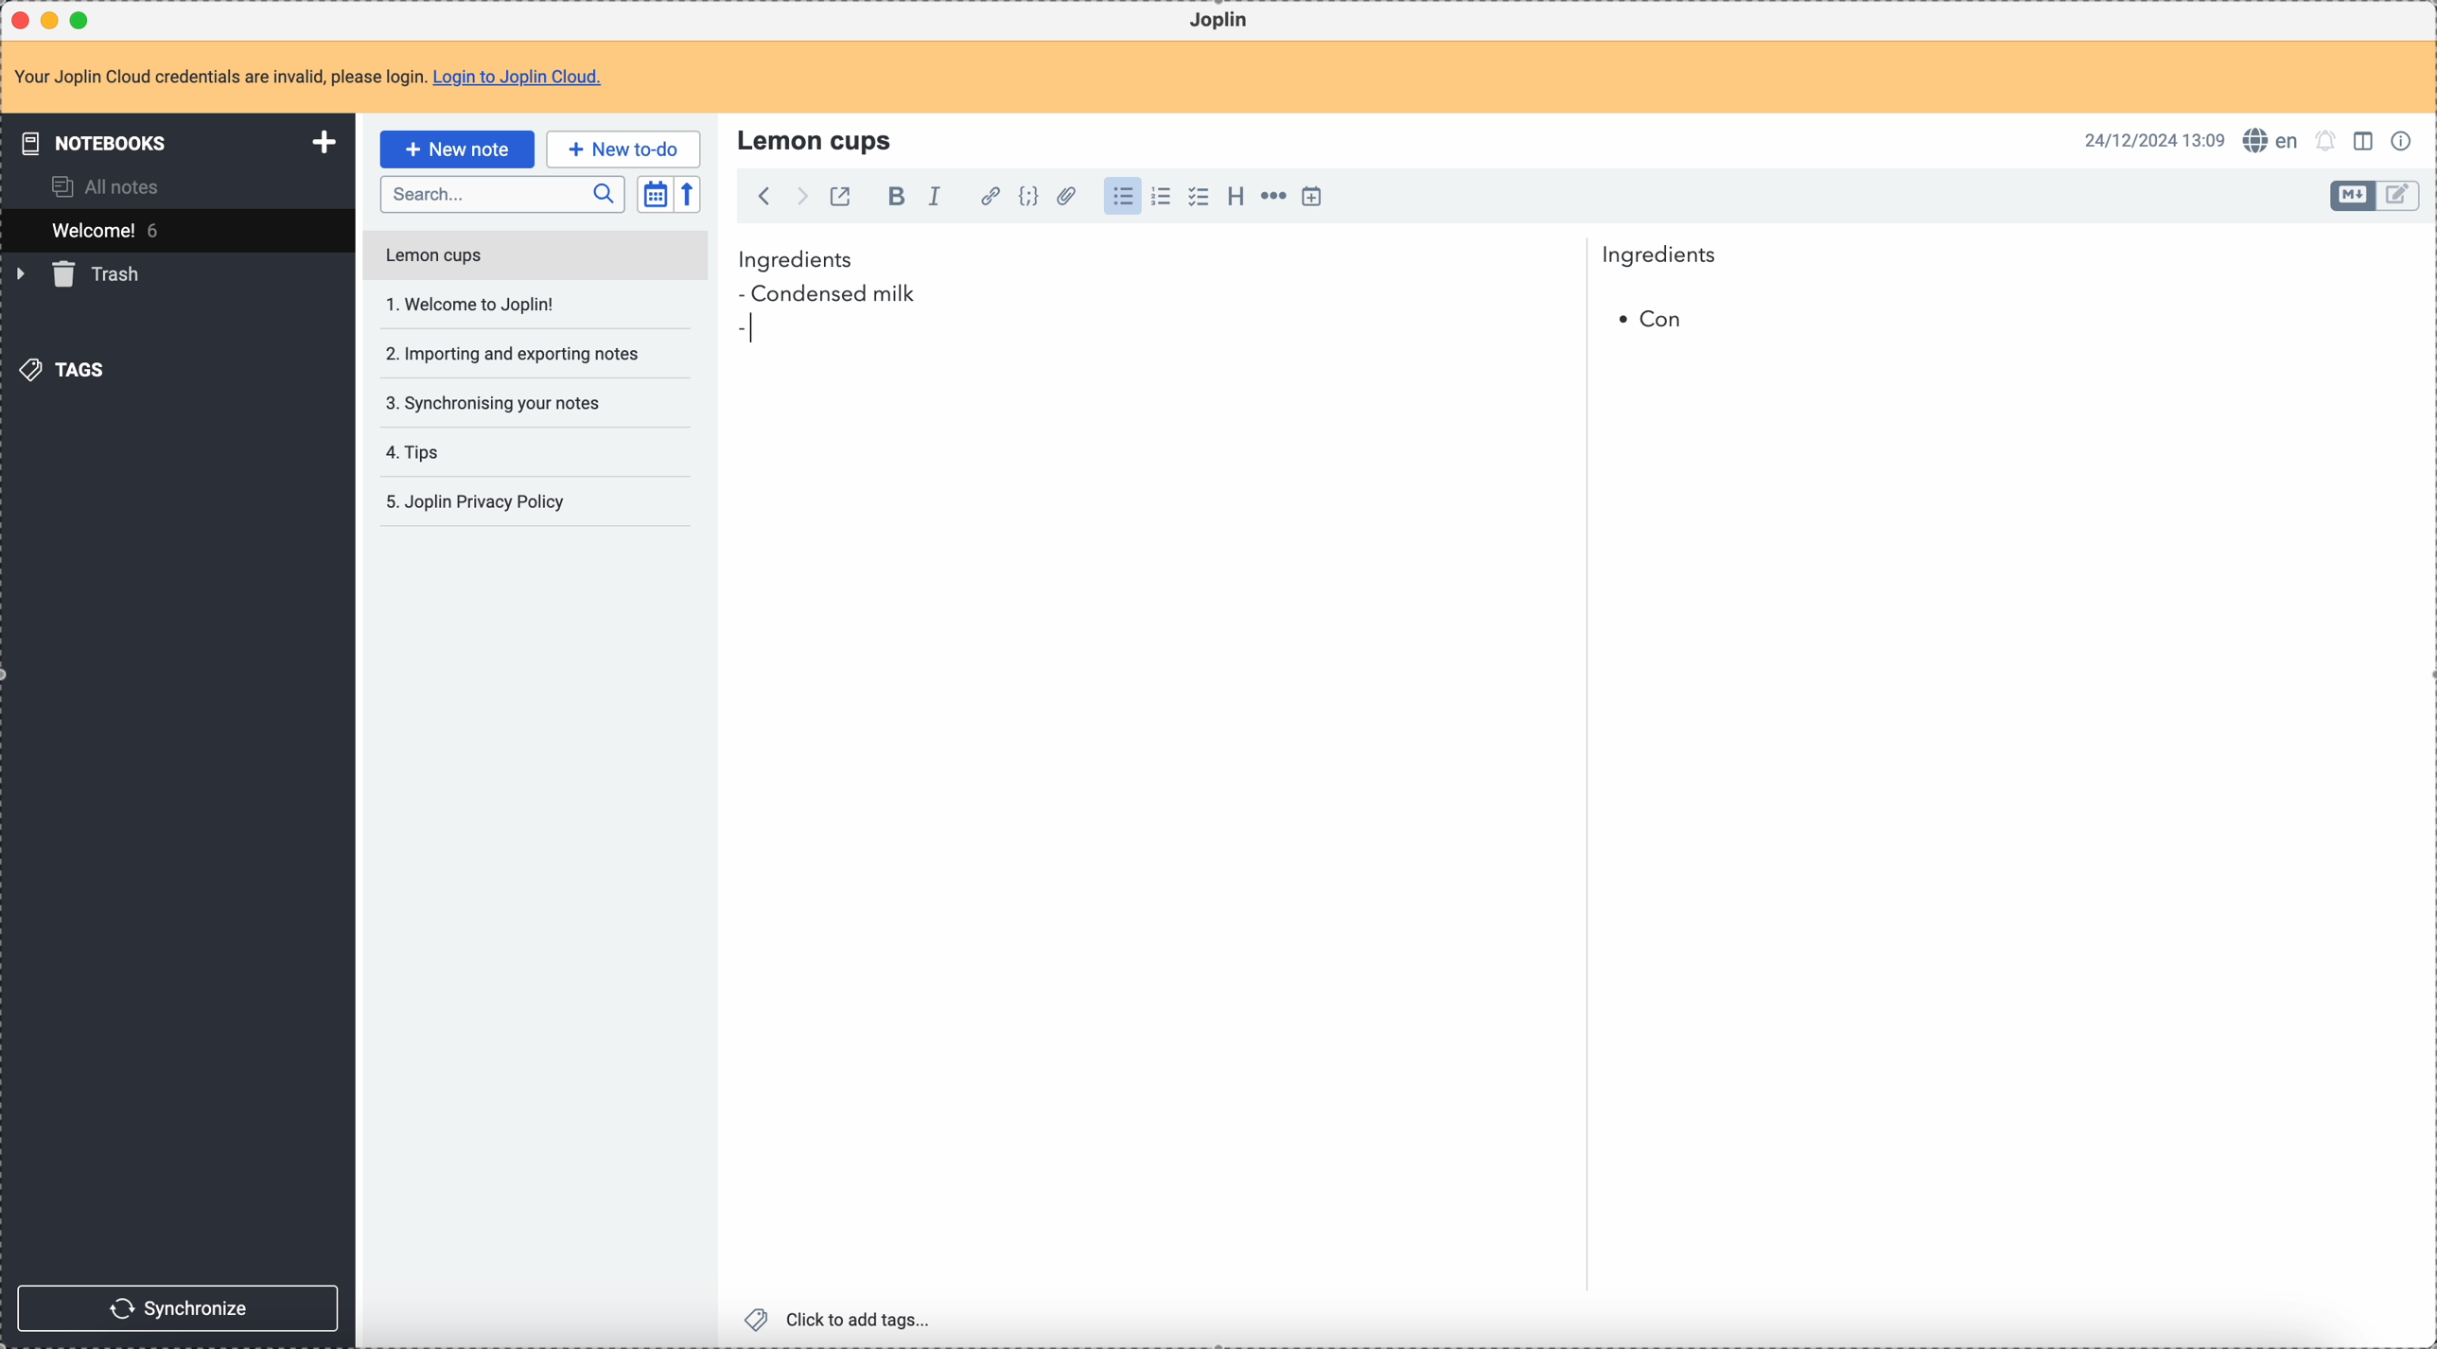  What do you see at coordinates (480, 502) in the screenshot?
I see `Joplin privacy policy note` at bounding box center [480, 502].